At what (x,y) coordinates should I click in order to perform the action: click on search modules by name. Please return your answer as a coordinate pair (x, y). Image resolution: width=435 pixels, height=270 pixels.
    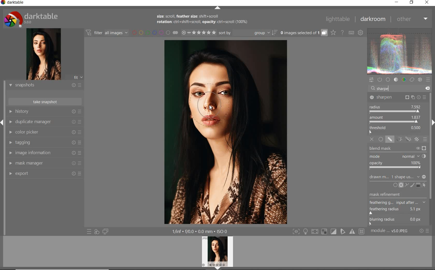
    Looking at the image, I should click on (400, 88).